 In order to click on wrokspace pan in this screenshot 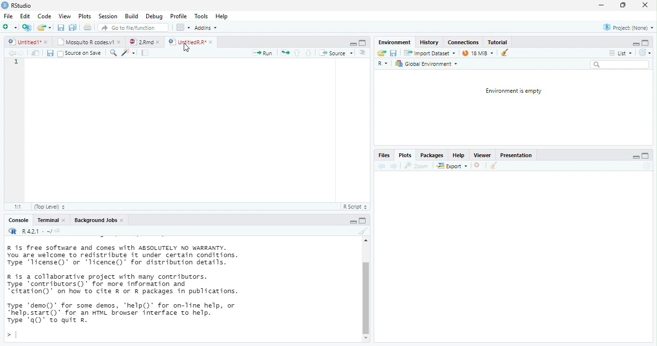, I will do `click(182, 27)`.